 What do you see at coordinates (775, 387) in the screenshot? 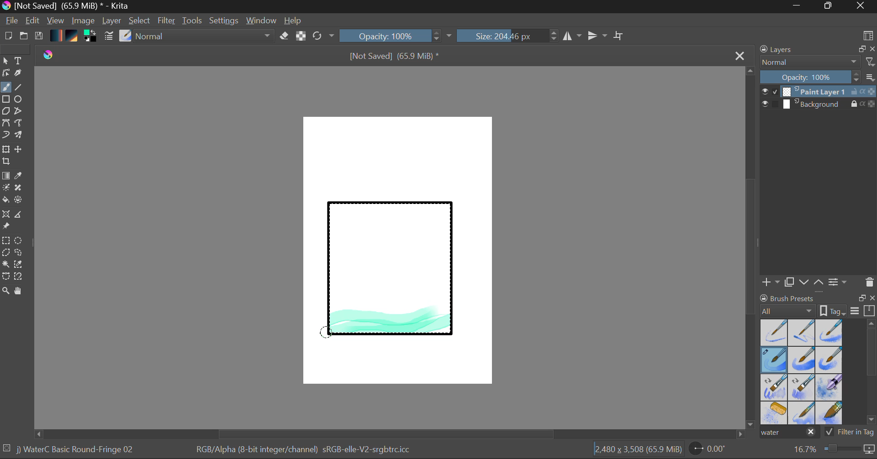
I see `Water C - Grain Tilt` at bounding box center [775, 387].